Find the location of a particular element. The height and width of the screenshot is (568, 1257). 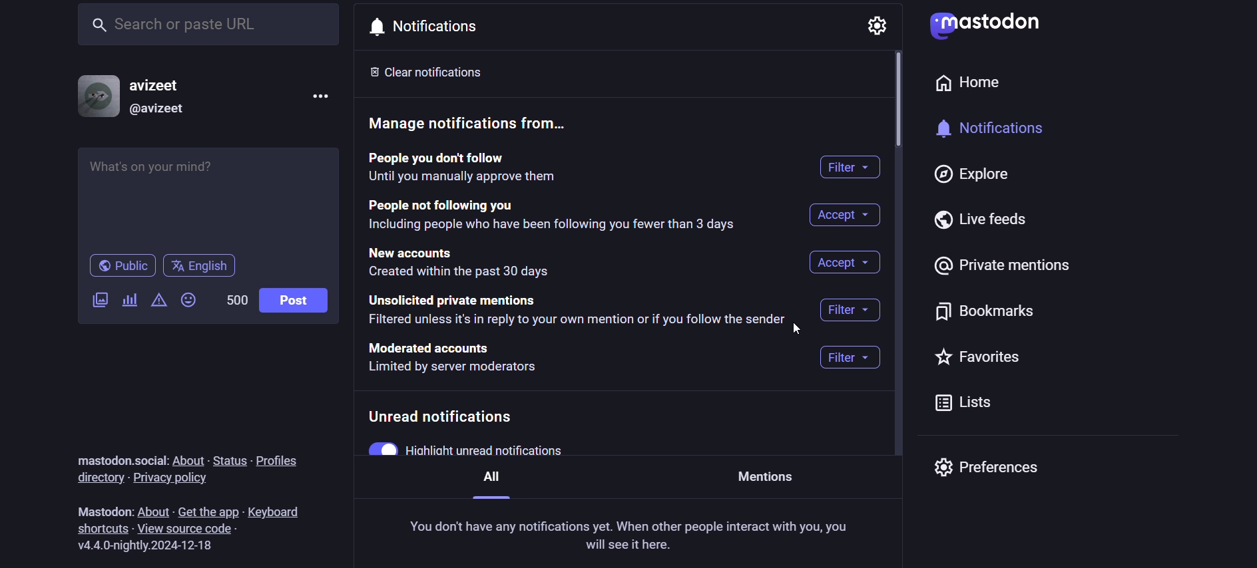

favorites is located at coordinates (983, 358).